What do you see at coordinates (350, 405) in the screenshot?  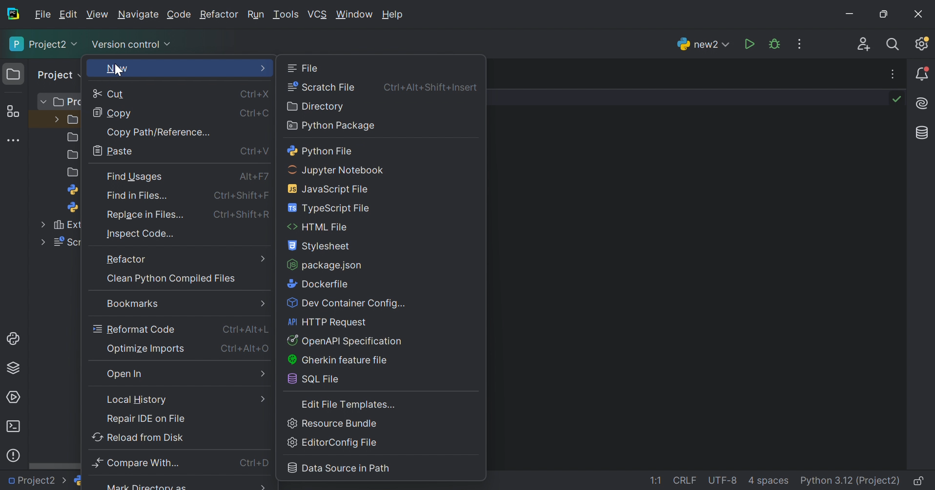 I see `Edit file templates...` at bounding box center [350, 405].